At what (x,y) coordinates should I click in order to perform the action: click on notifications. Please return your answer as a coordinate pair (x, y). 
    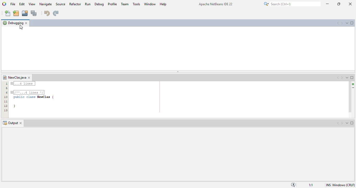
    Looking at the image, I should click on (293, 185).